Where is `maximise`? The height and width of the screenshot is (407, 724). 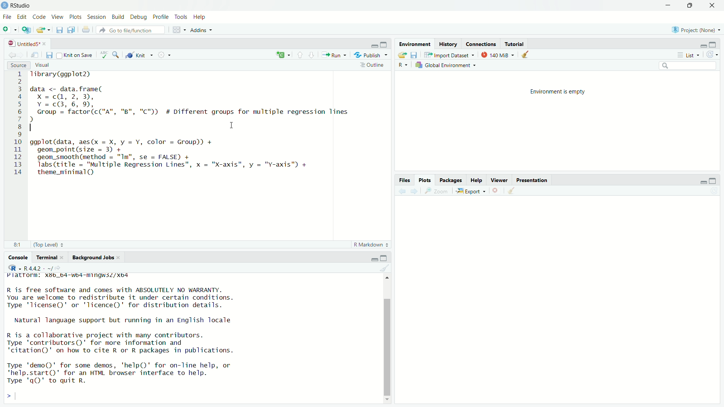
maximise is located at coordinates (388, 257).